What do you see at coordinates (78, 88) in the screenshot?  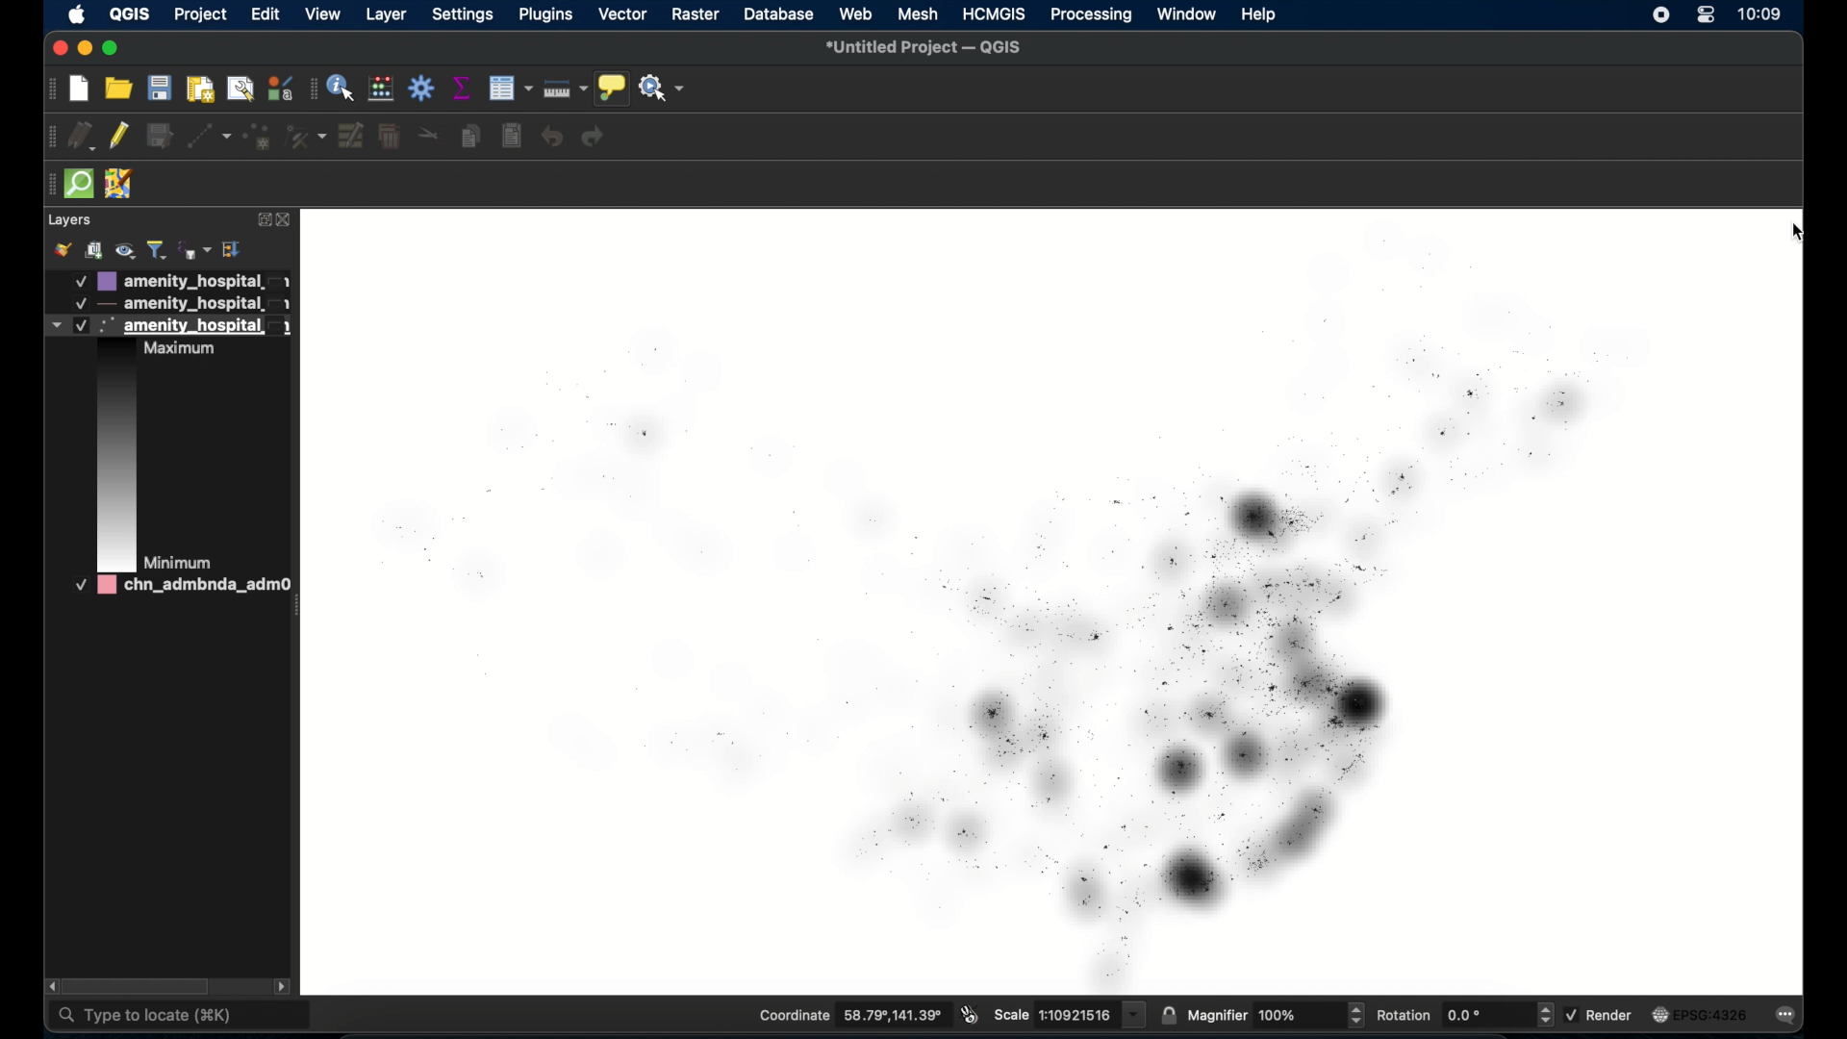 I see `create new project` at bounding box center [78, 88].